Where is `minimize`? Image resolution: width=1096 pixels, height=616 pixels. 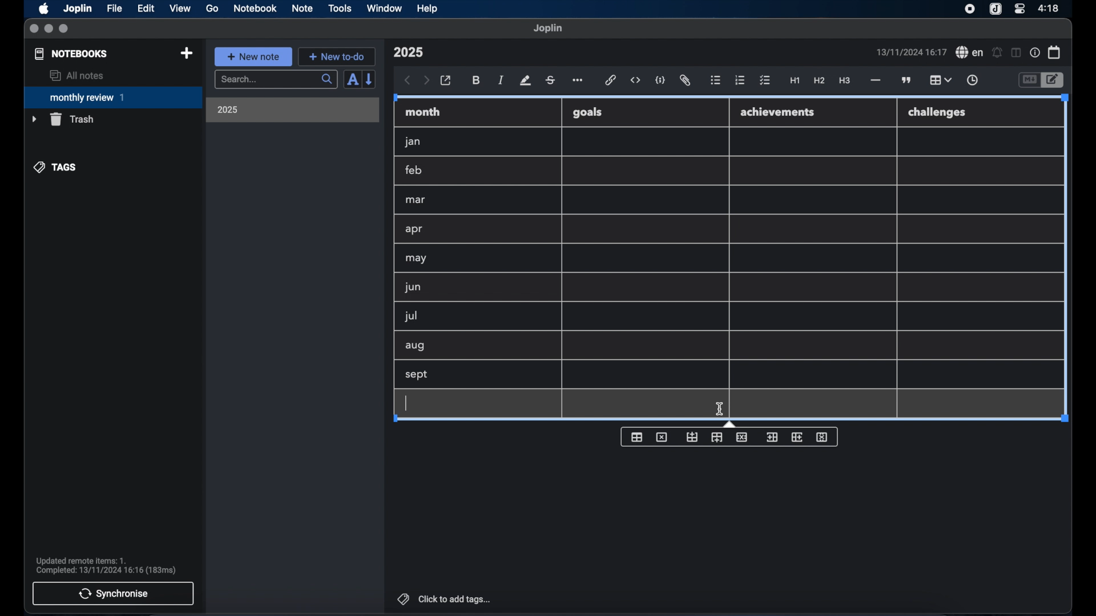 minimize is located at coordinates (49, 29).